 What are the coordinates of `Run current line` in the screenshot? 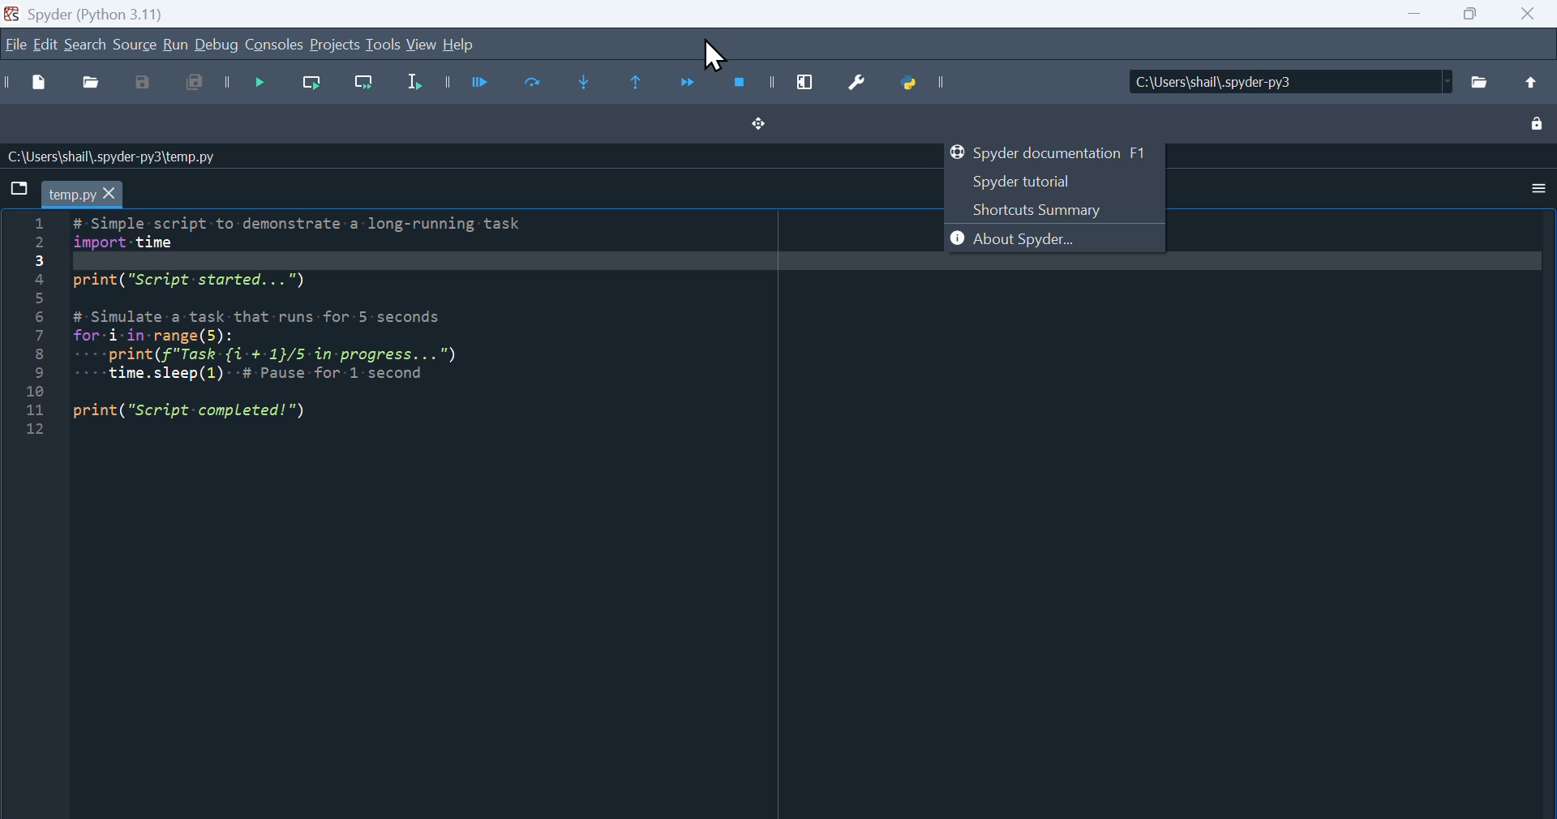 It's located at (312, 88).